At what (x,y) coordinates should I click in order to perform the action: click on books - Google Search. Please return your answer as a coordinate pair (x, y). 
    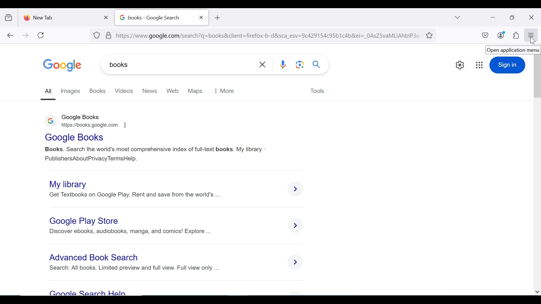
    Looking at the image, I should click on (155, 18).